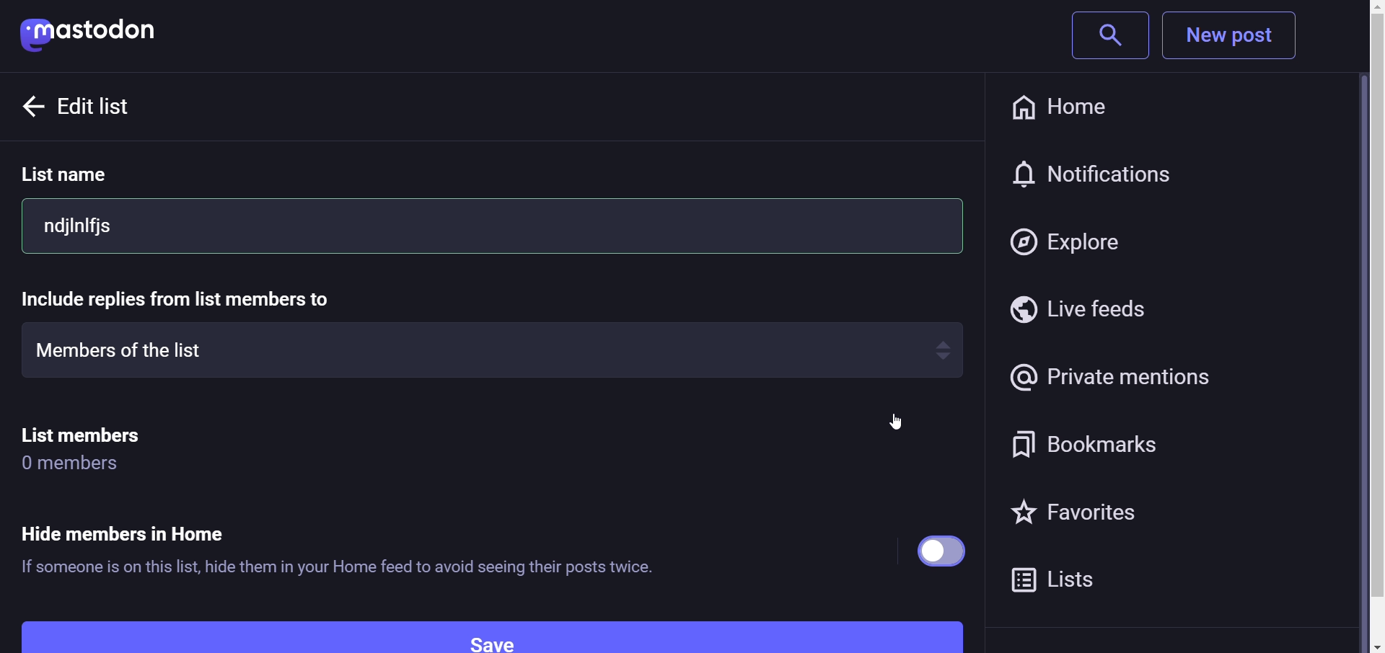 Image resolution: width=1385 pixels, height=653 pixels. What do you see at coordinates (493, 226) in the screenshot?
I see `ndjlnlfjs` at bounding box center [493, 226].